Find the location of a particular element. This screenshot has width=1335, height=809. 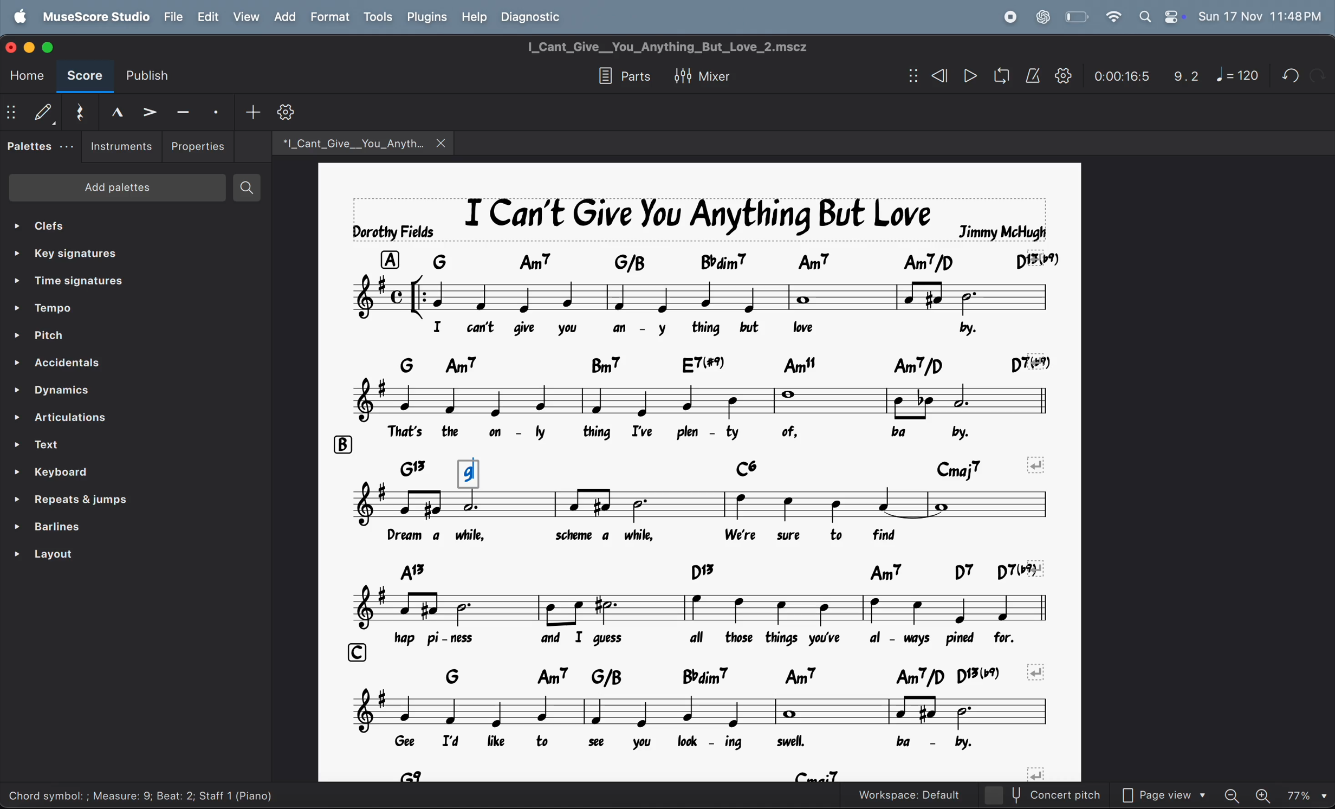

customize tool bar is located at coordinates (300, 111).